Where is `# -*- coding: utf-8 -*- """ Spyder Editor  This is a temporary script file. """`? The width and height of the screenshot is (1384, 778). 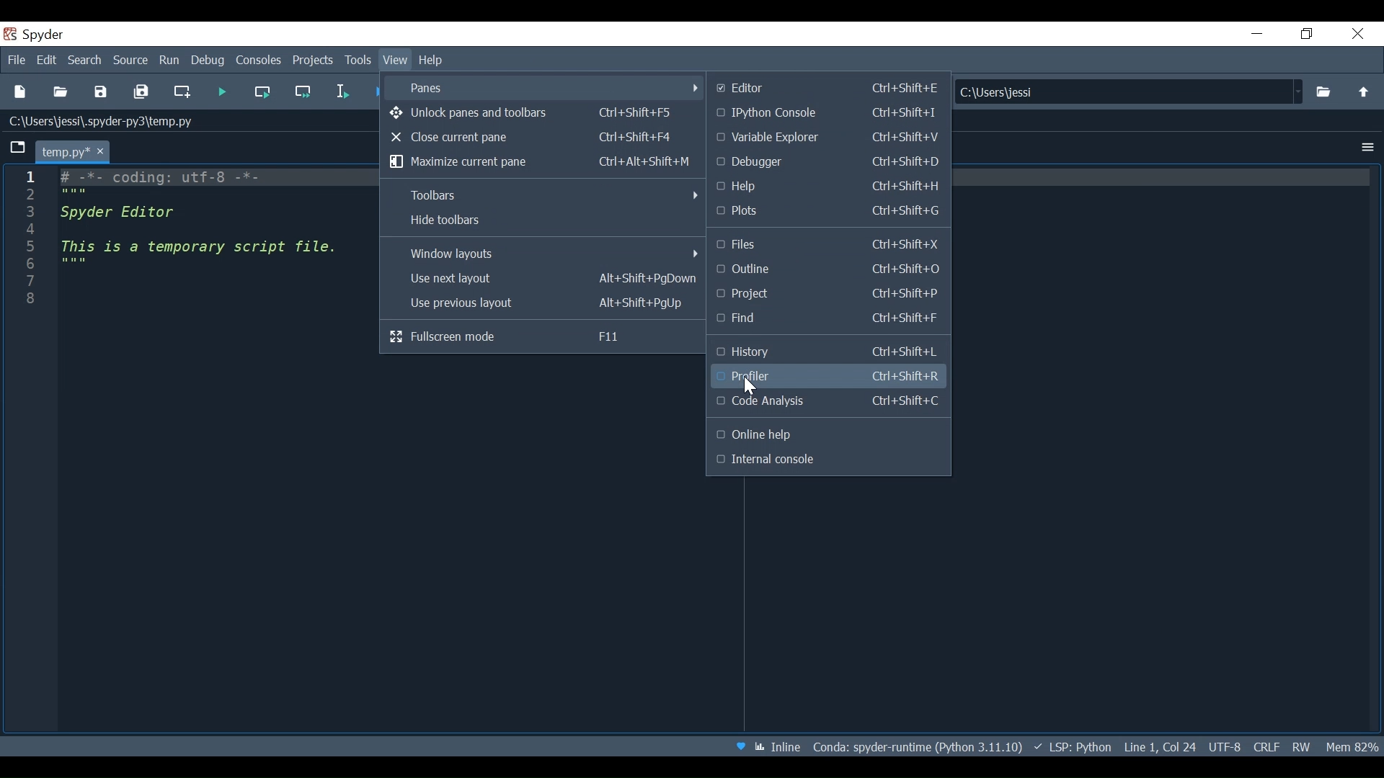
# -*- coding: utf-8 -*- """ Spyder Editor  This is a temporary script file. """ is located at coordinates (220, 253).